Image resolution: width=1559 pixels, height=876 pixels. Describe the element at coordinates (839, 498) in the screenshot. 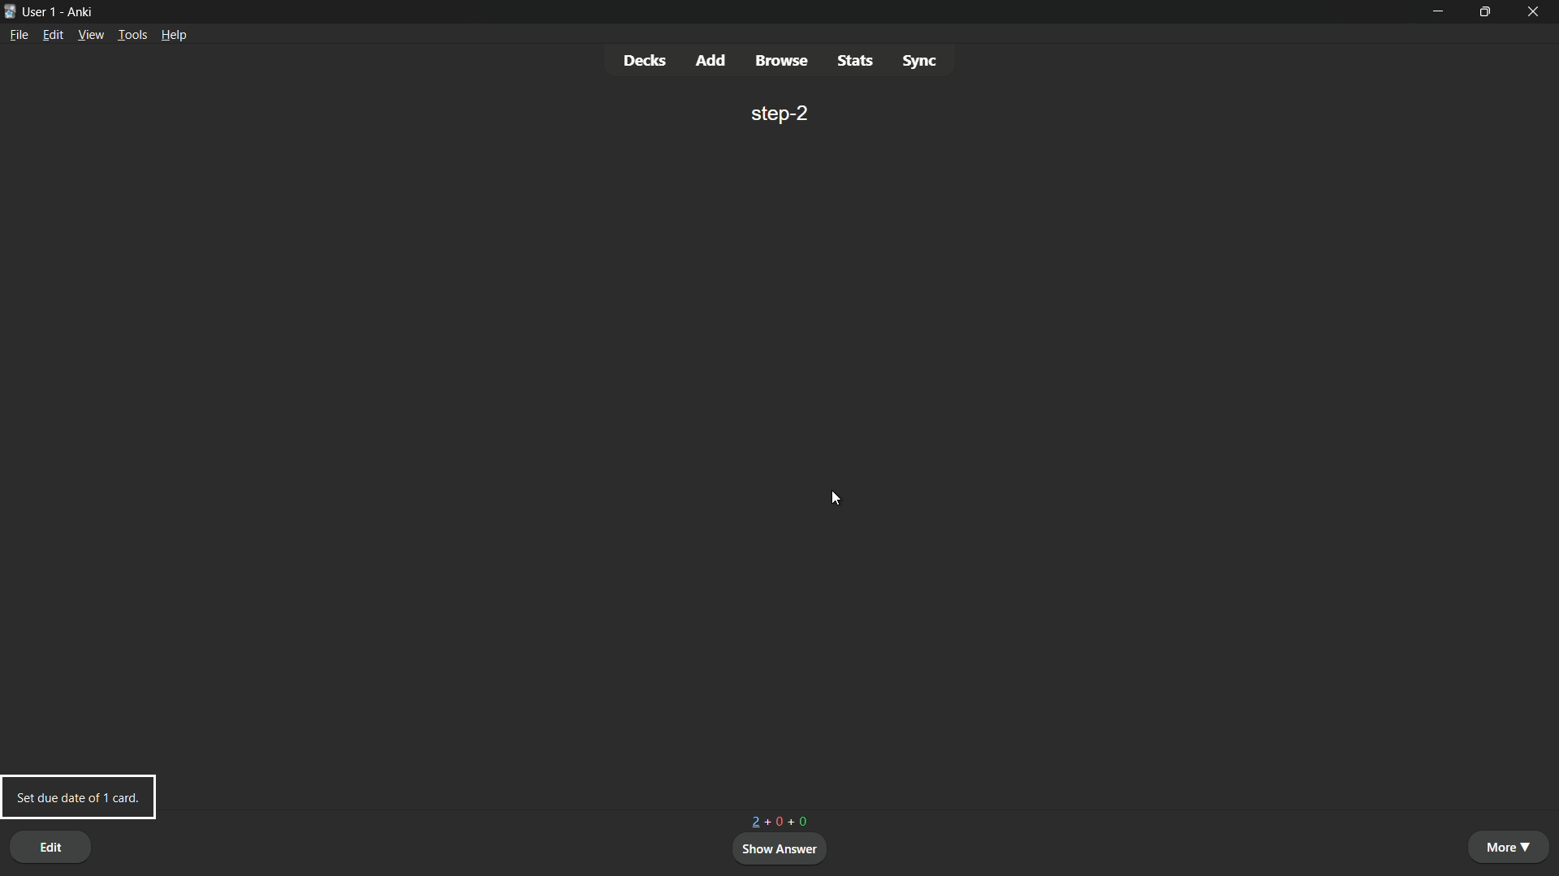

I see `cursor` at that location.